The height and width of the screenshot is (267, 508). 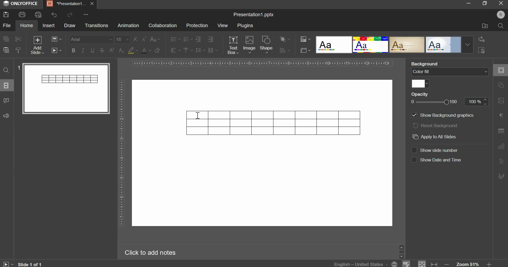 What do you see at coordinates (187, 50) in the screenshot?
I see `vertical alignment` at bounding box center [187, 50].